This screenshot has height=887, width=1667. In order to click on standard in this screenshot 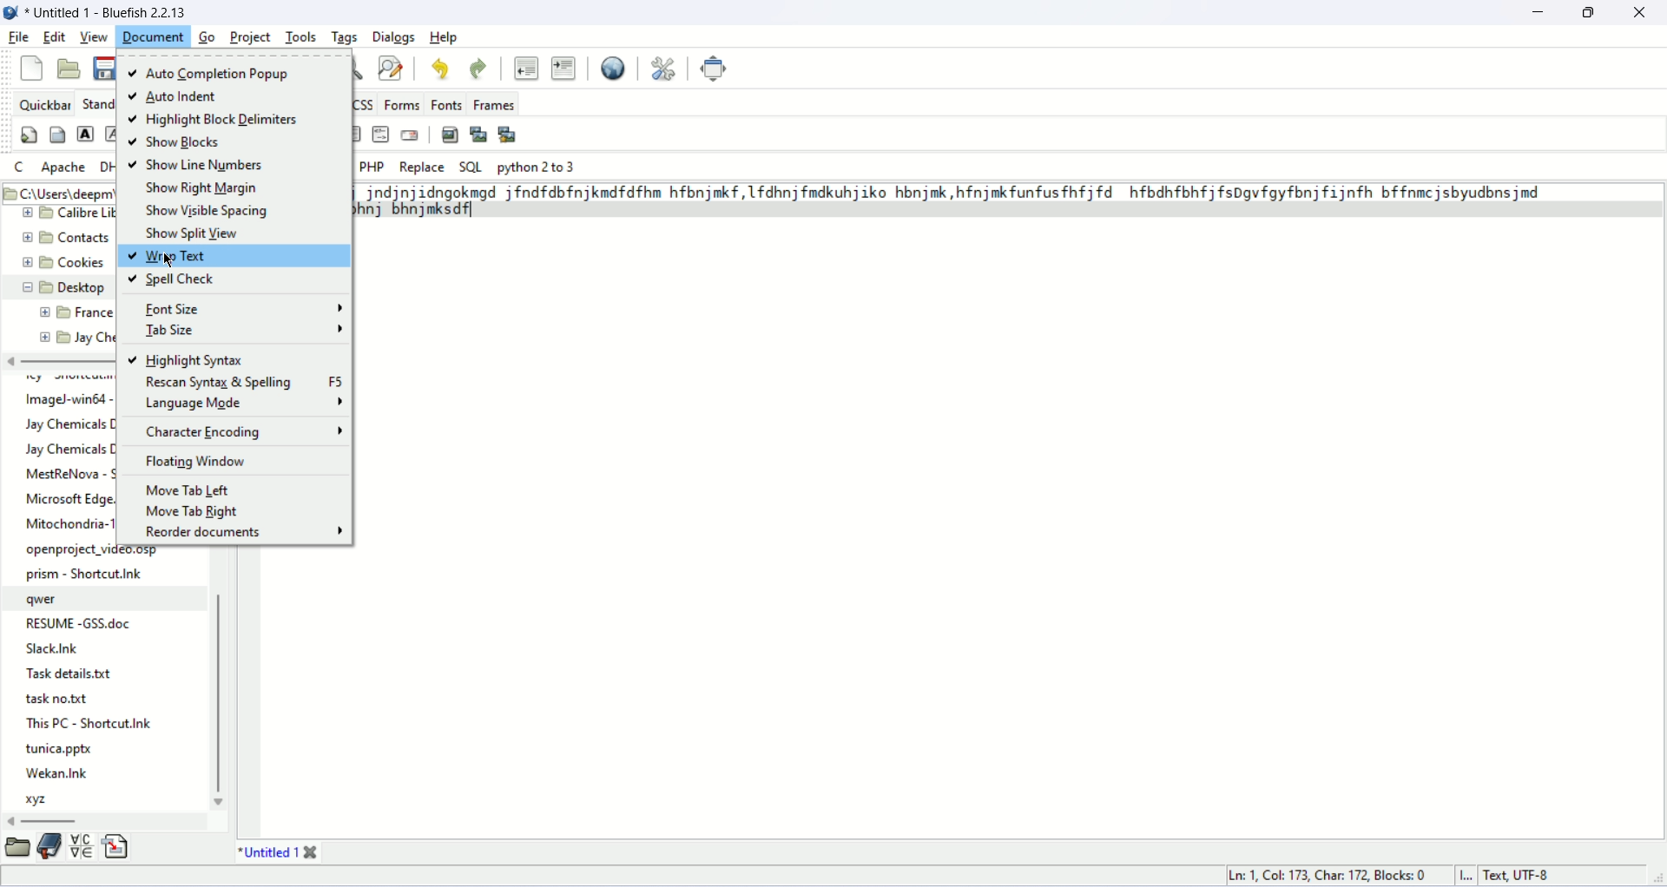, I will do `click(96, 103)`.